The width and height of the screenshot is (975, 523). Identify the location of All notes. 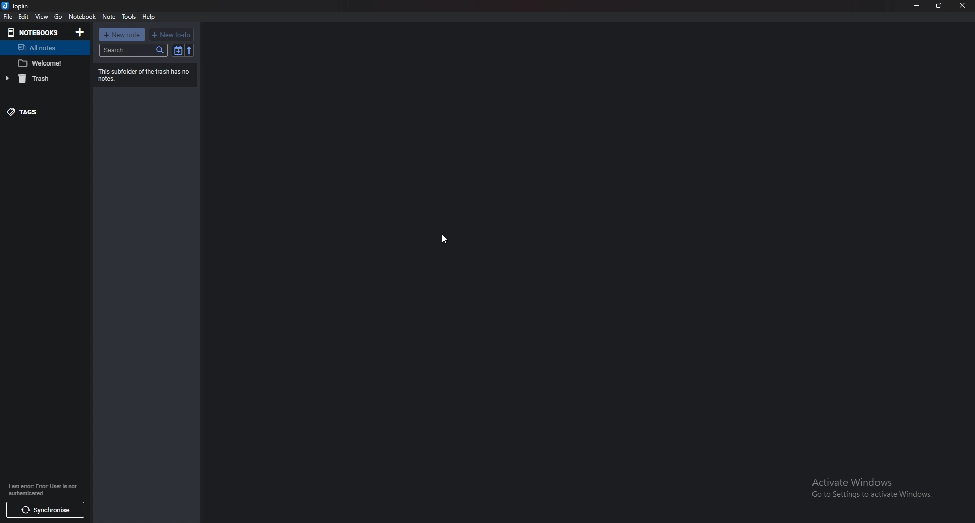
(42, 48).